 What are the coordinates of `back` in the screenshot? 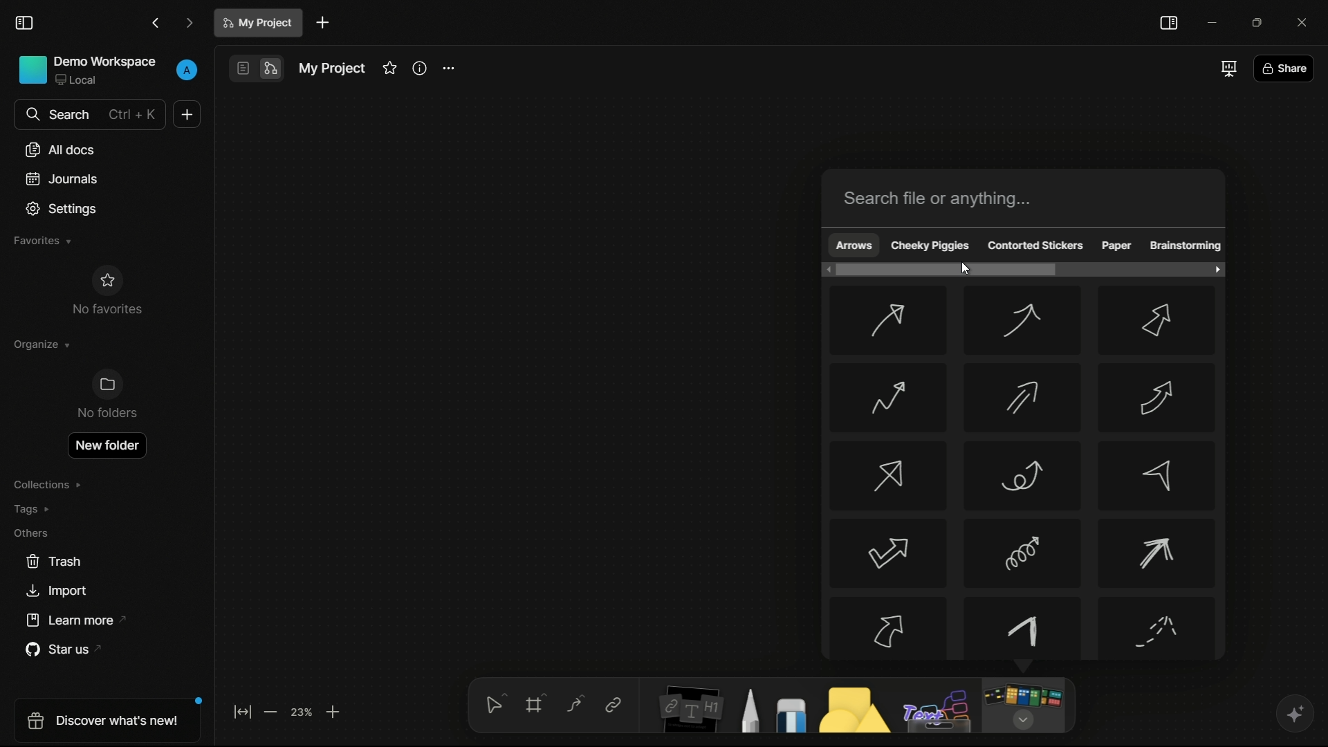 It's located at (156, 24).